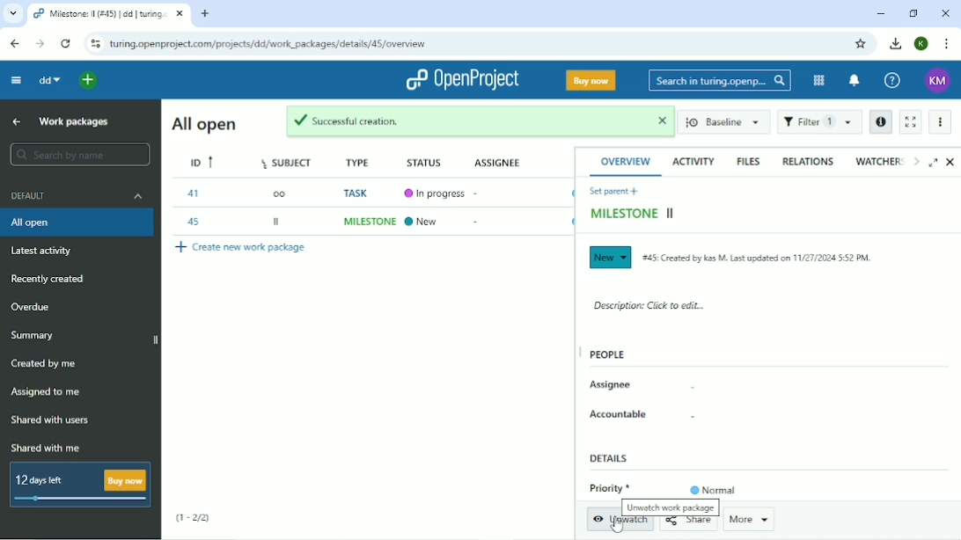  Describe the element at coordinates (879, 161) in the screenshot. I see `Watchers` at that location.